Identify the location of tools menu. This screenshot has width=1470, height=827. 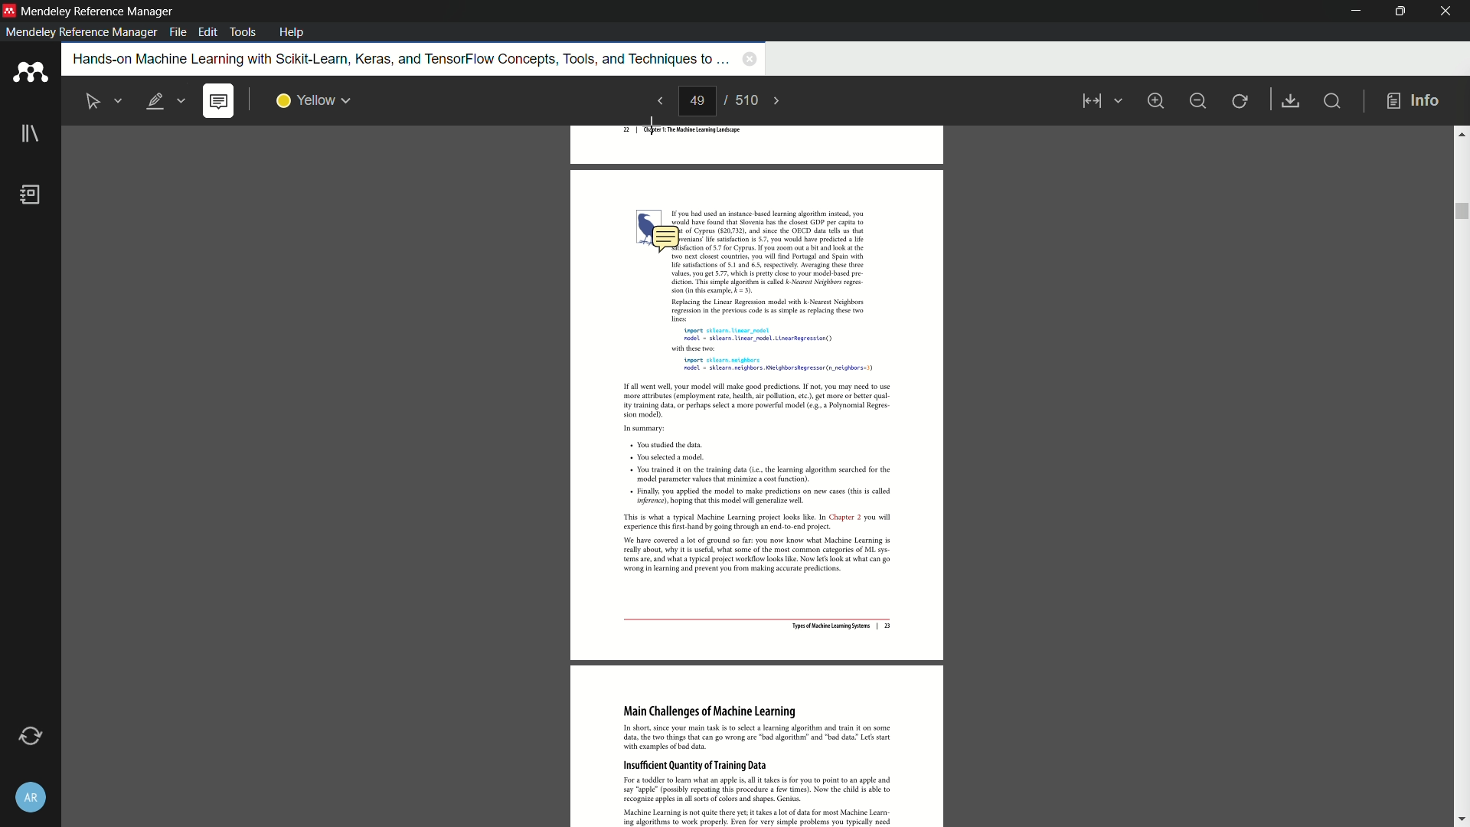
(244, 31).